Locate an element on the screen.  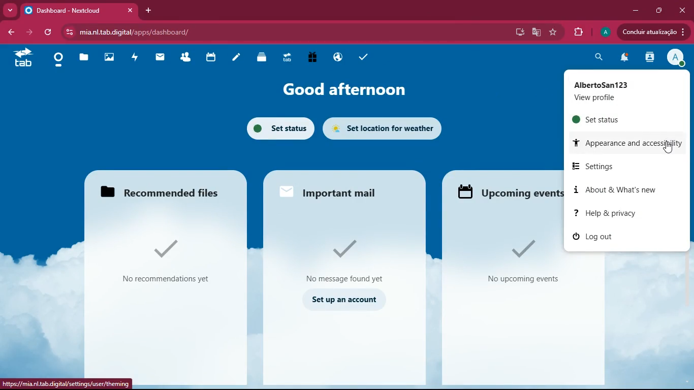
help is located at coordinates (616, 212).